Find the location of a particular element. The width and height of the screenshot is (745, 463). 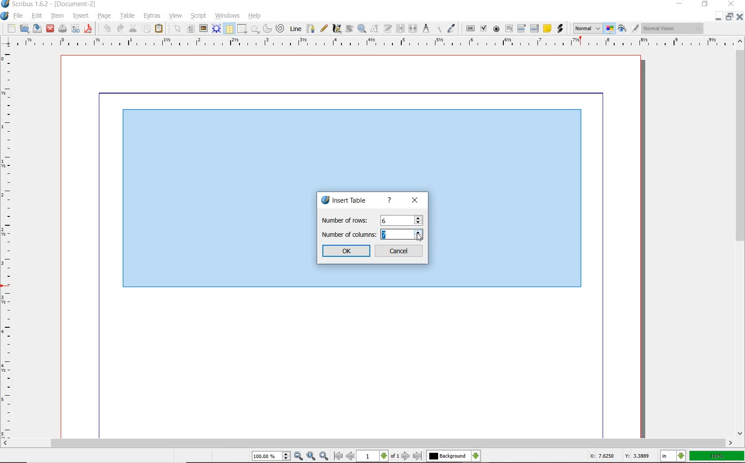

zoom to is located at coordinates (312, 457).